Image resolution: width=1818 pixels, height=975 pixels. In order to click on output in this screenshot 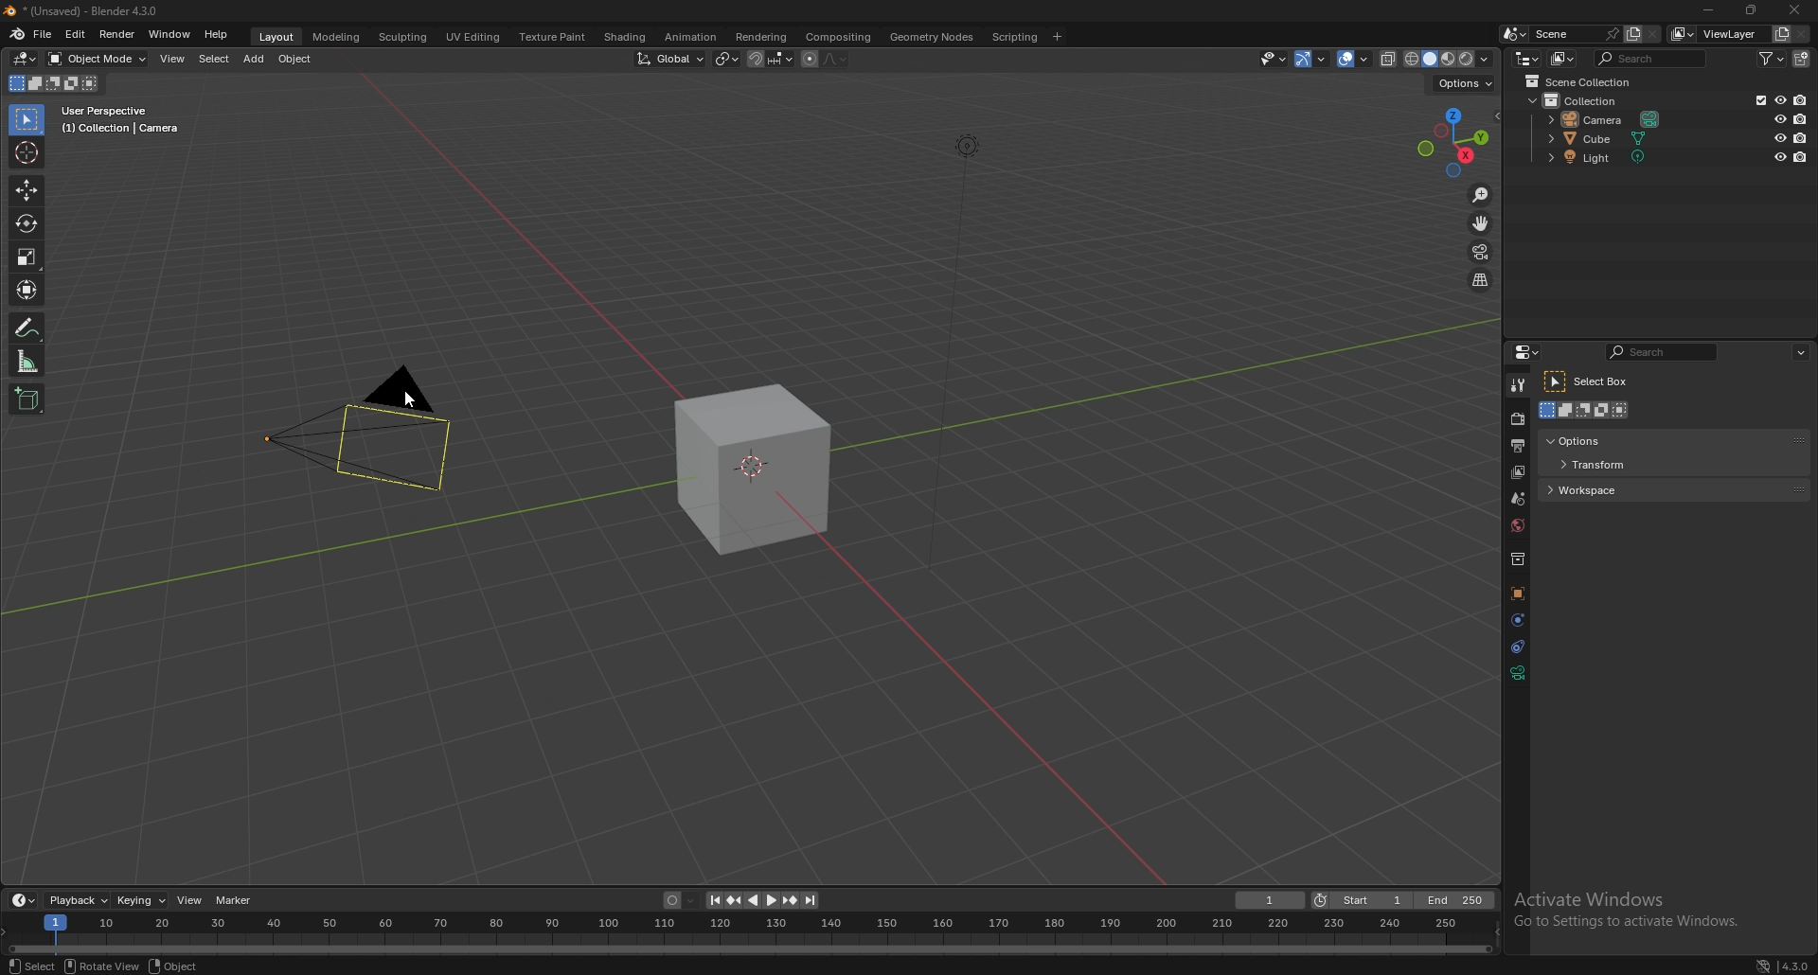, I will do `click(1519, 445)`.